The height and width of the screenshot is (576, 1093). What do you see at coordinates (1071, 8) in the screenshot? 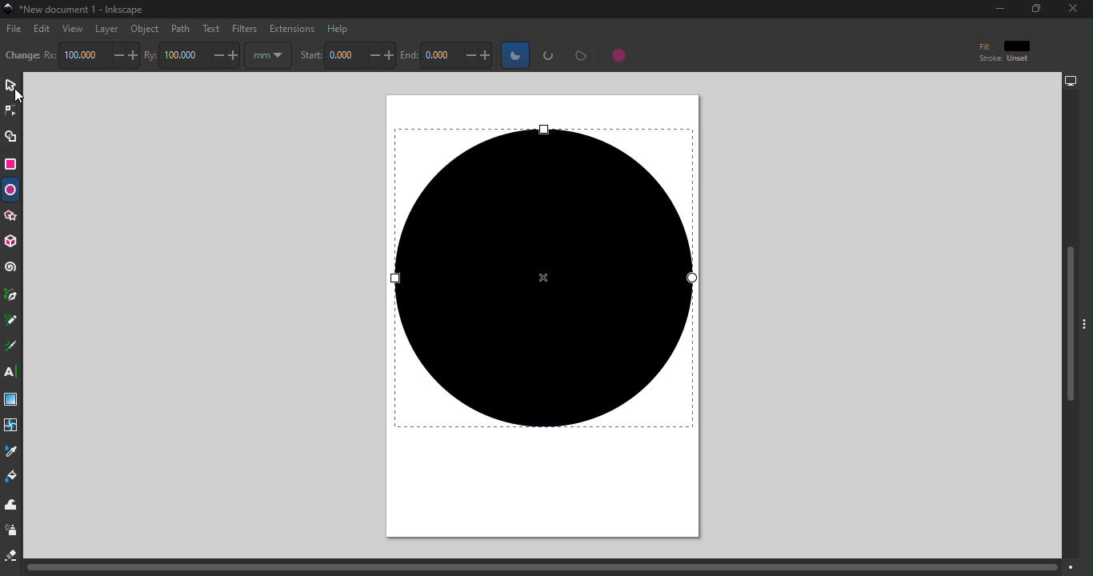
I see `Close` at bounding box center [1071, 8].